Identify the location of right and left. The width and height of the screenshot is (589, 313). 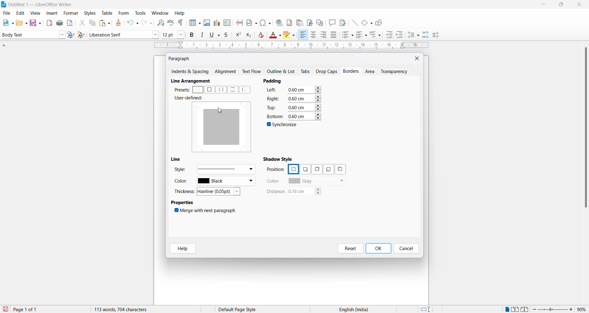
(221, 90).